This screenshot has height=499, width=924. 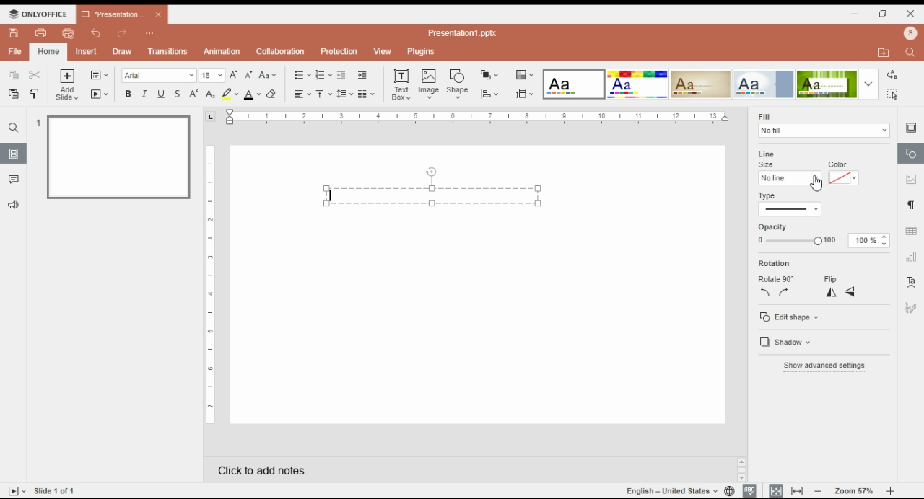 I want to click on home, so click(x=48, y=51).